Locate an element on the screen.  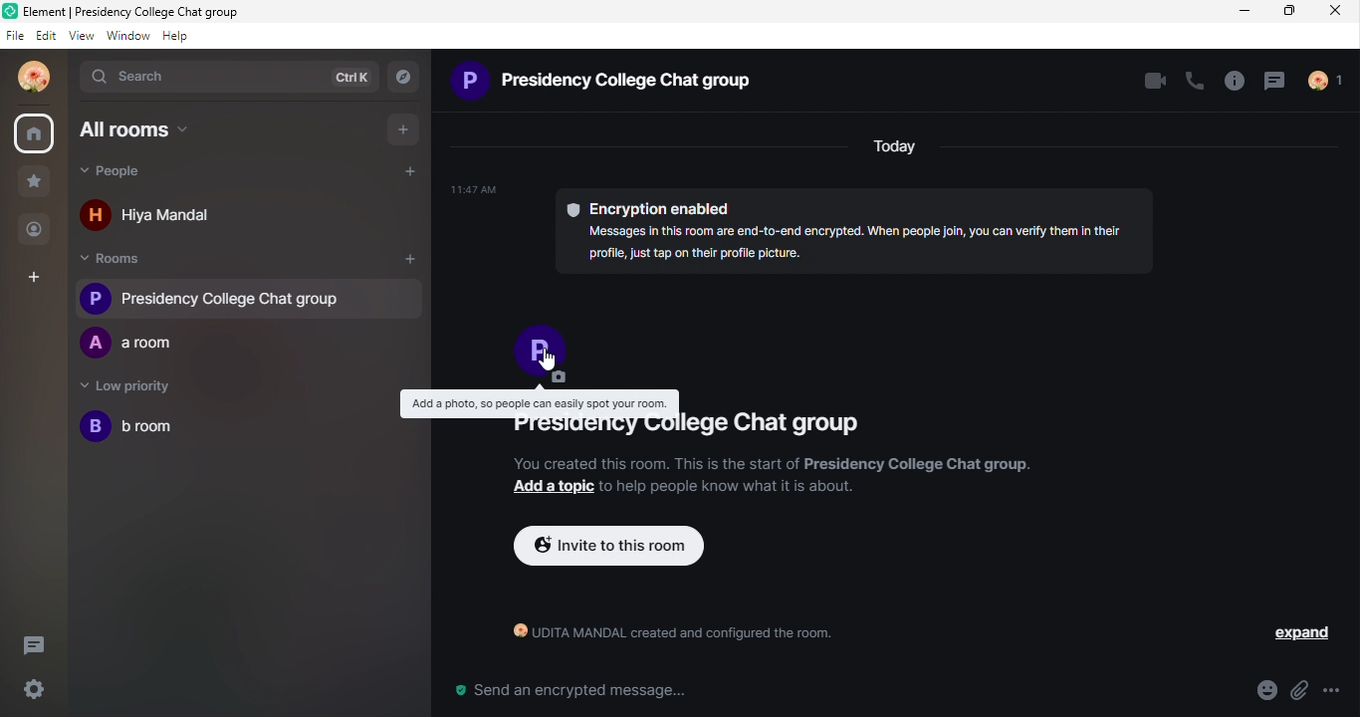
attachment is located at coordinates (1301, 691).